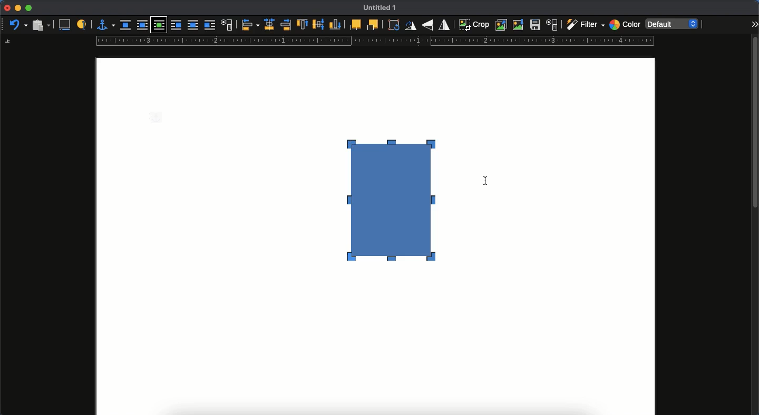  I want to click on optimal, so click(158, 26).